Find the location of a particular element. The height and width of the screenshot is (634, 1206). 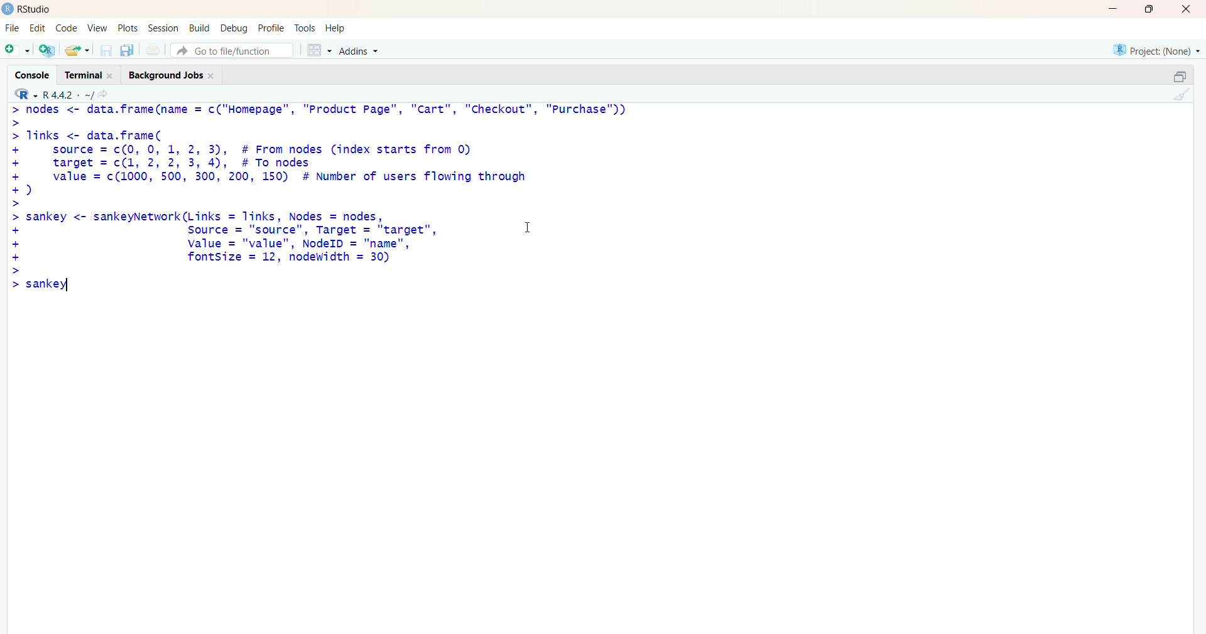

build is located at coordinates (197, 28).